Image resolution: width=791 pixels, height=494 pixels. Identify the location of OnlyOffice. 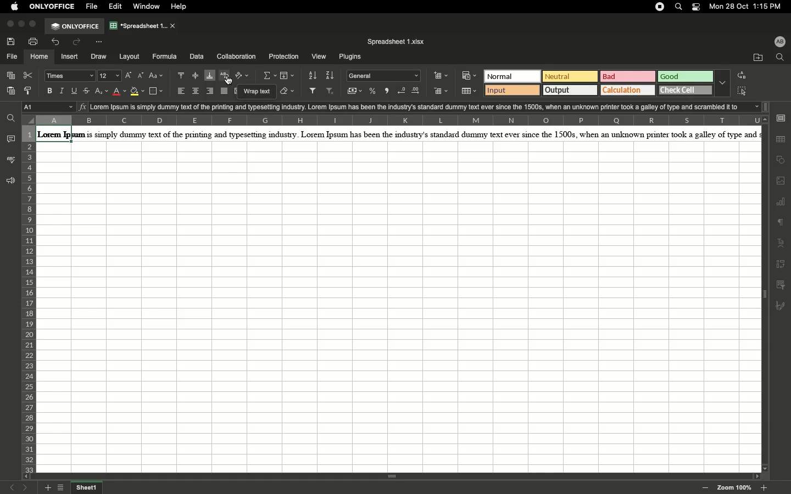
(75, 26).